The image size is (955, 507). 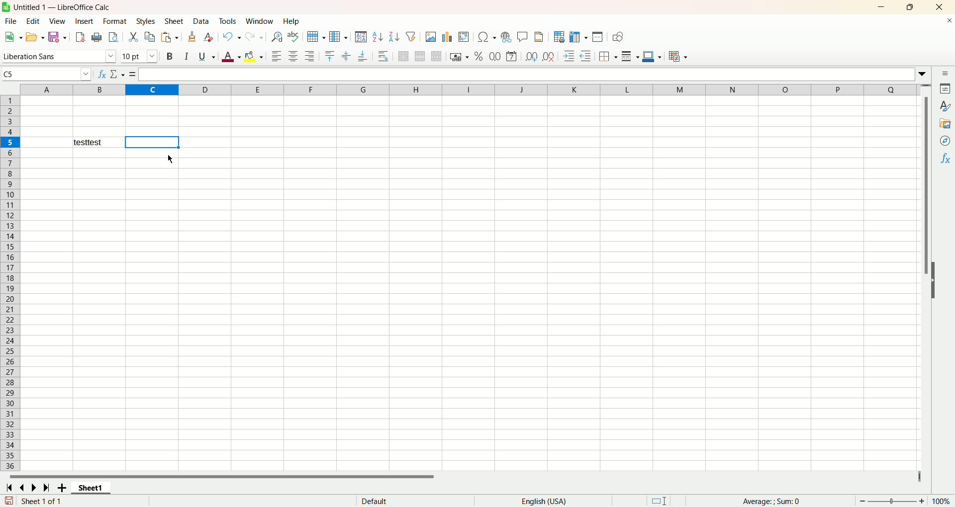 I want to click on center vertically, so click(x=347, y=55).